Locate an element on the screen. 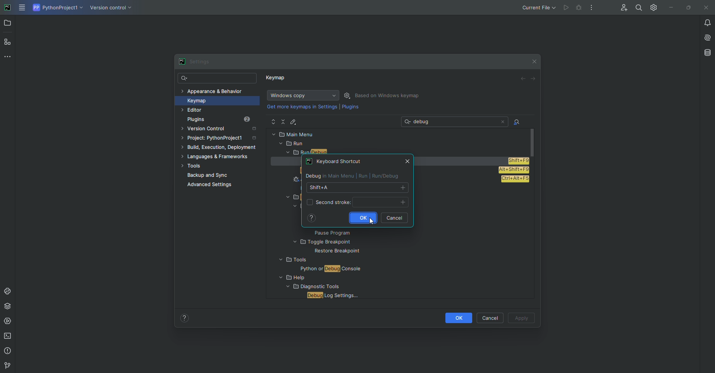  Plugins is located at coordinates (350, 108).